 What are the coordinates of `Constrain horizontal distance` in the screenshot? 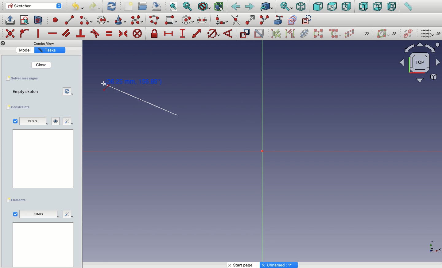 It's located at (170, 34).